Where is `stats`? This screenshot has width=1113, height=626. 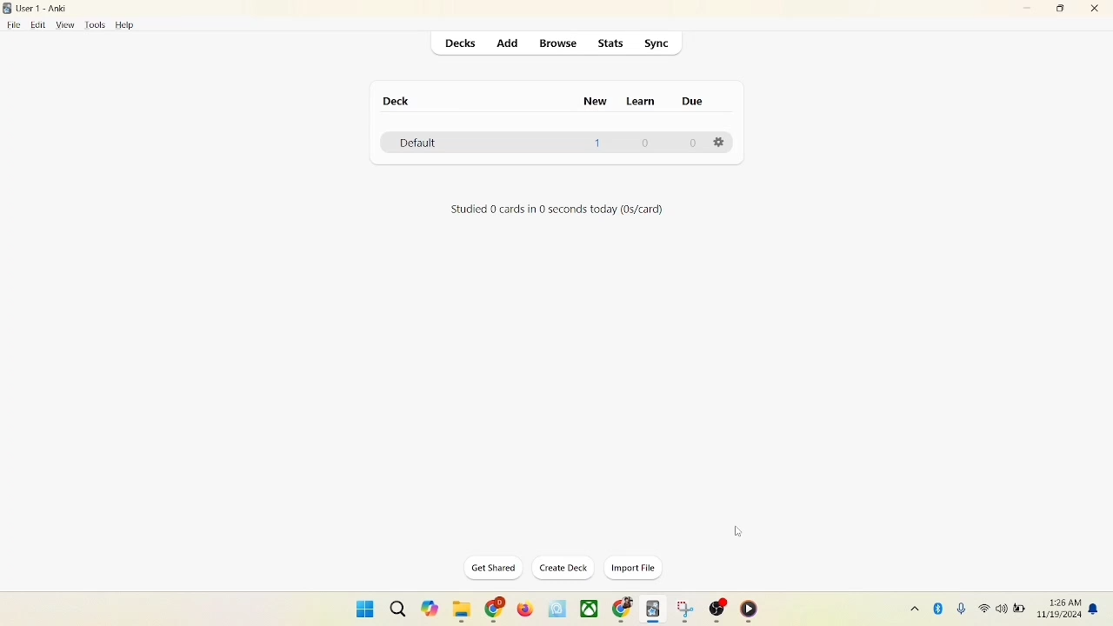 stats is located at coordinates (612, 44).